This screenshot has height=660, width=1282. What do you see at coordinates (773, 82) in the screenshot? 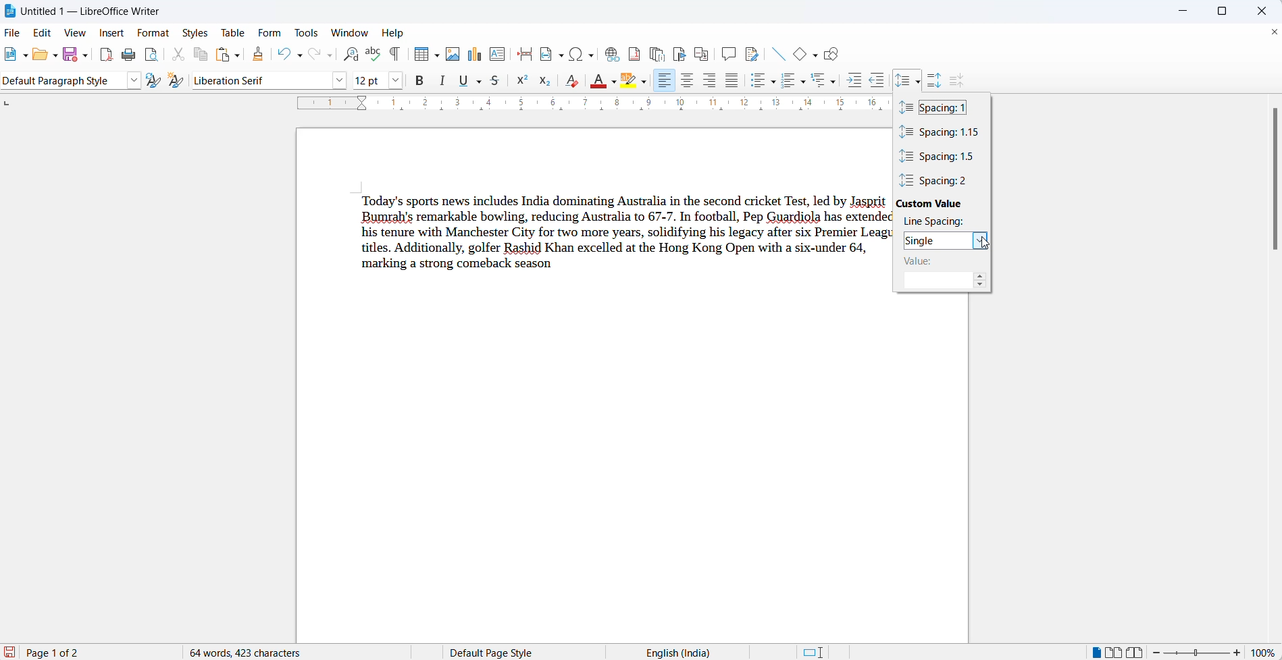
I see `toggle unordered list` at bounding box center [773, 82].